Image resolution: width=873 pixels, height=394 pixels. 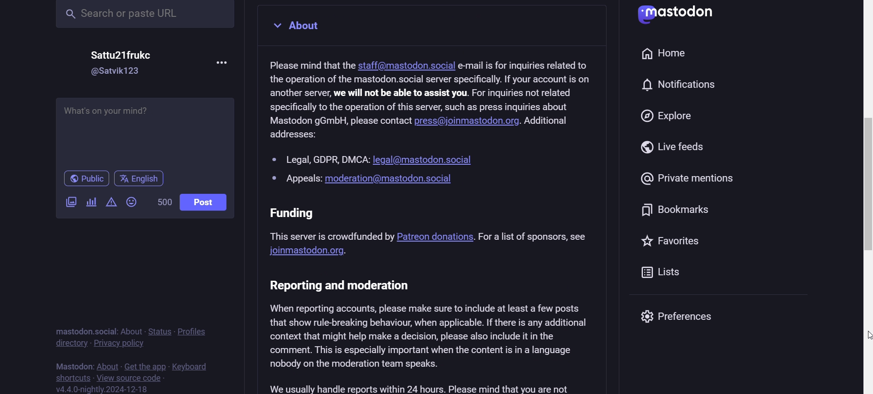 I want to click on joinmastodon.org, so click(x=309, y=251).